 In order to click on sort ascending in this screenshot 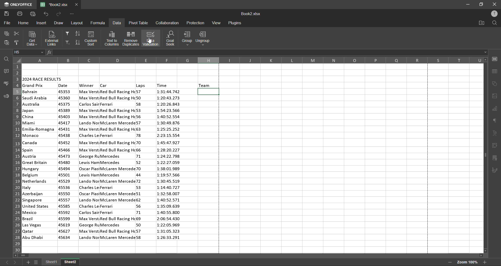, I will do `click(77, 34)`.